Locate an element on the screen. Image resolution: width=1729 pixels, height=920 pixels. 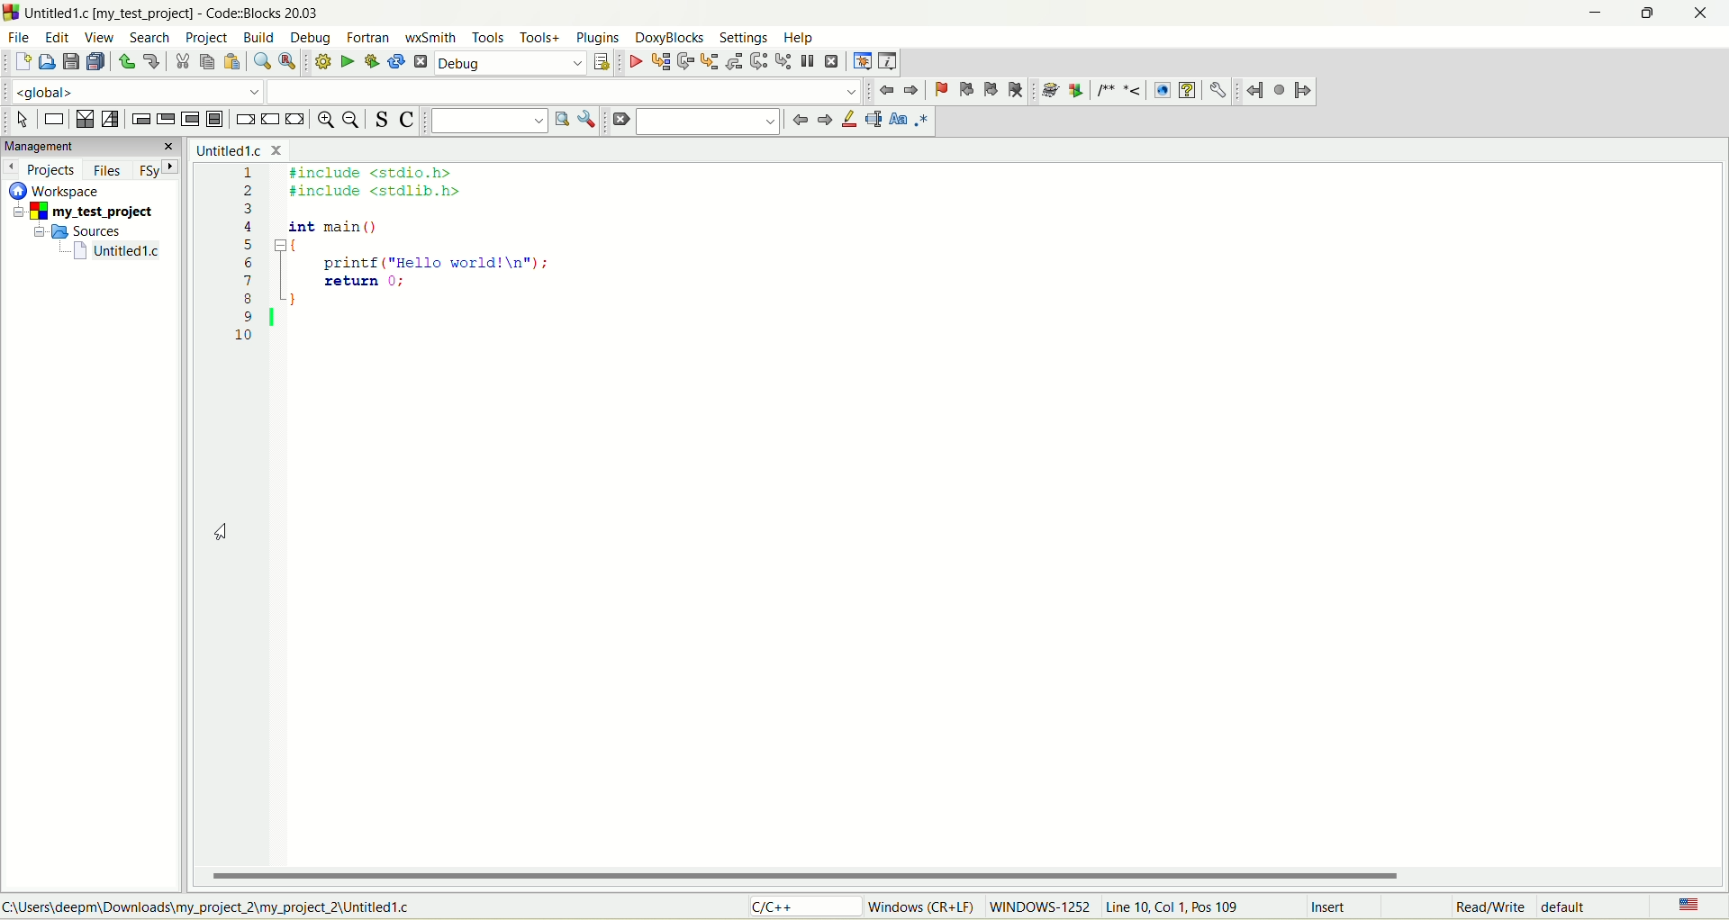
continue instruction is located at coordinates (269, 119).